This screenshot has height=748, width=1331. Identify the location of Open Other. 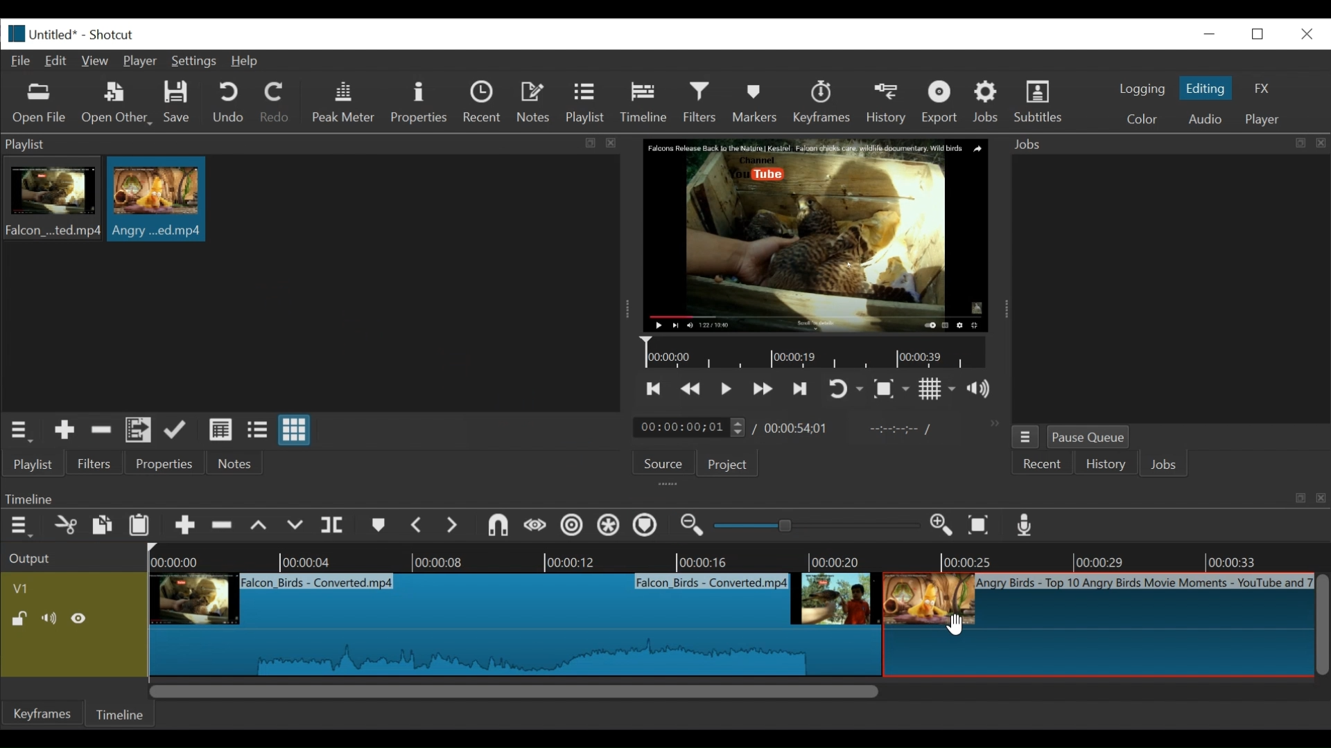
(118, 104).